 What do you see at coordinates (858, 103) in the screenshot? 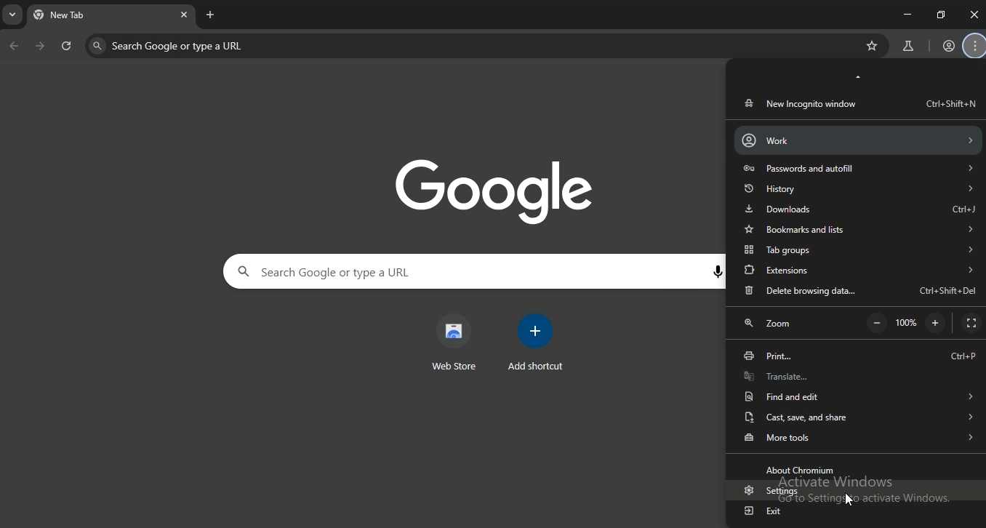
I see `new incognito window` at bounding box center [858, 103].